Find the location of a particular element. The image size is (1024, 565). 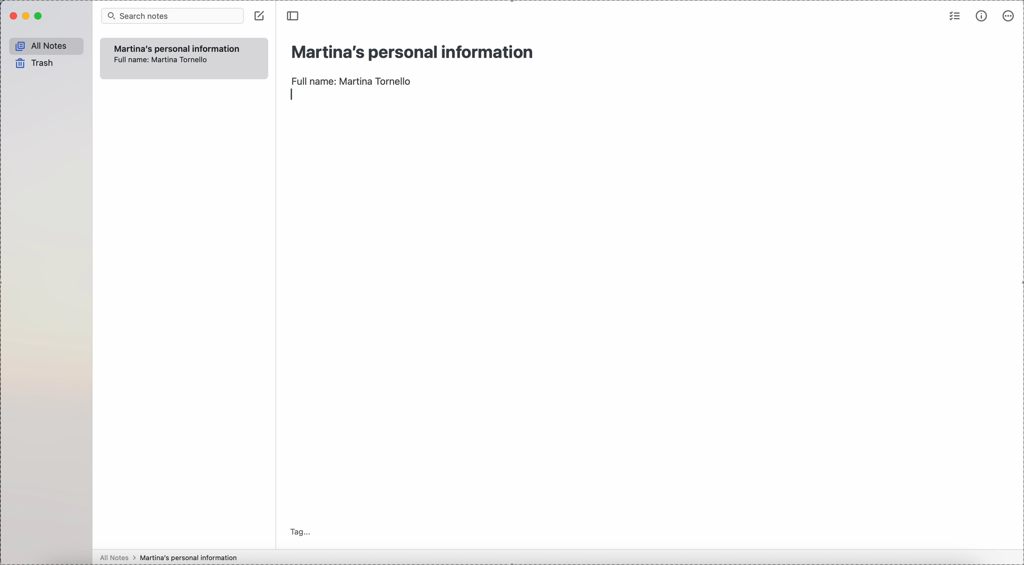

metrics is located at coordinates (983, 16).